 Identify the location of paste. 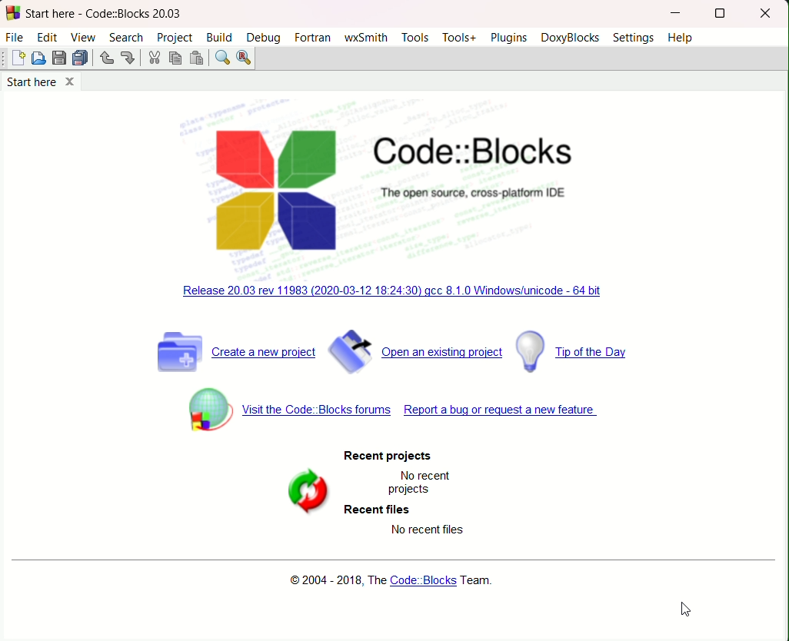
(195, 59).